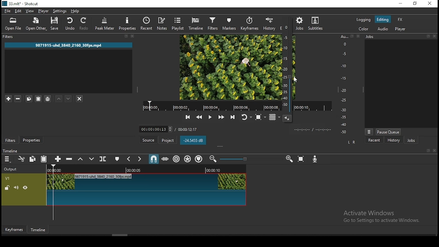  Describe the element at coordinates (188, 117) in the screenshot. I see `skip to previous point` at that location.